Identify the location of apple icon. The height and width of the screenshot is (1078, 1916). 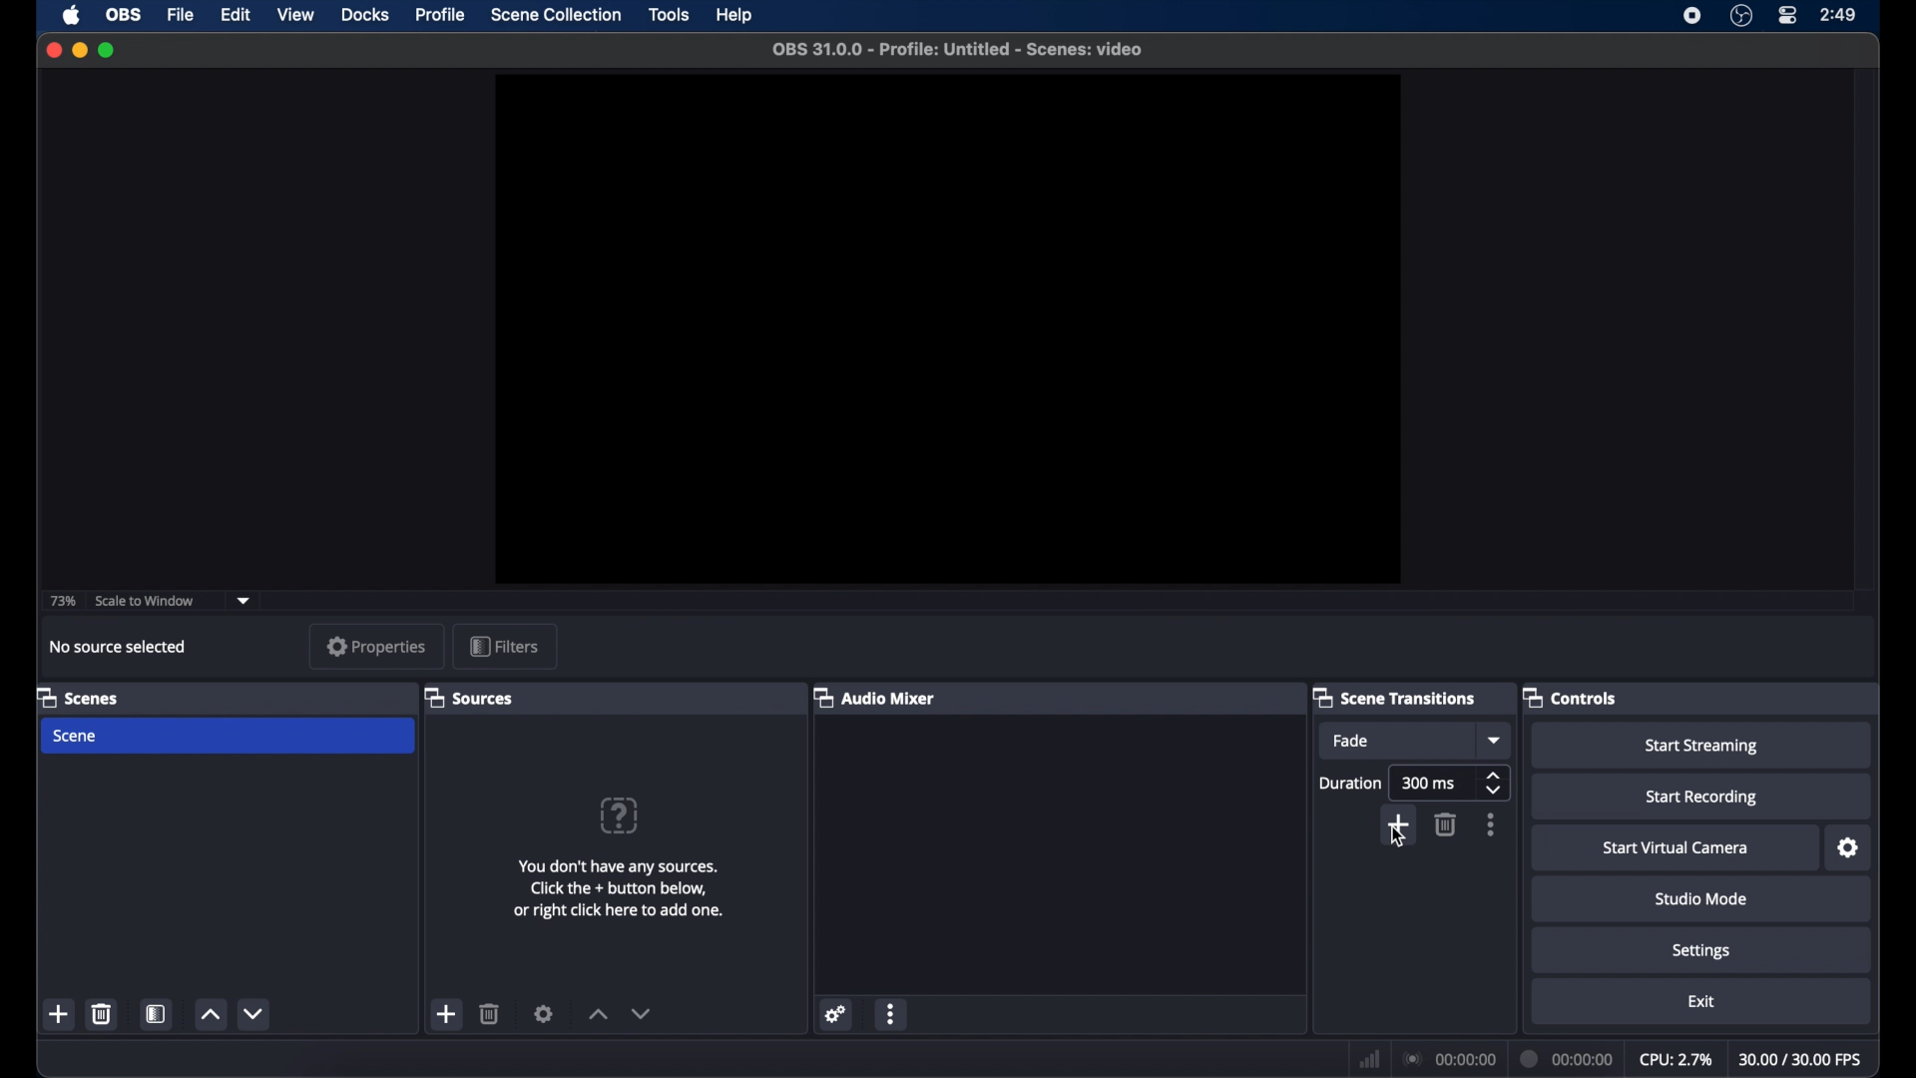
(71, 16).